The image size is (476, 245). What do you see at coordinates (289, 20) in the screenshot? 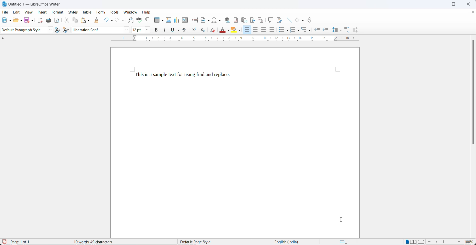
I see `insert lines` at bounding box center [289, 20].